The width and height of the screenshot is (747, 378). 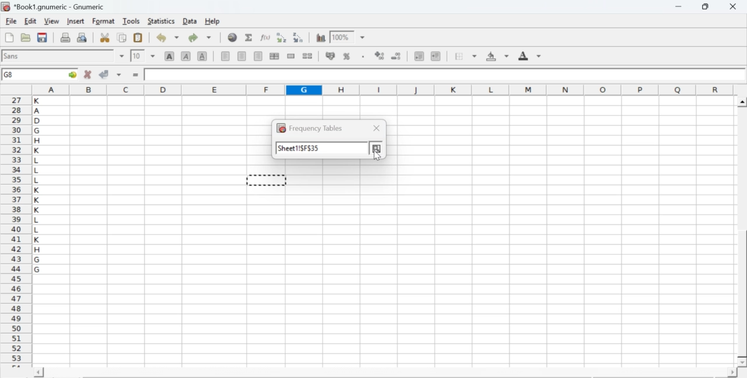 I want to click on underline, so click(x=203, y=55).